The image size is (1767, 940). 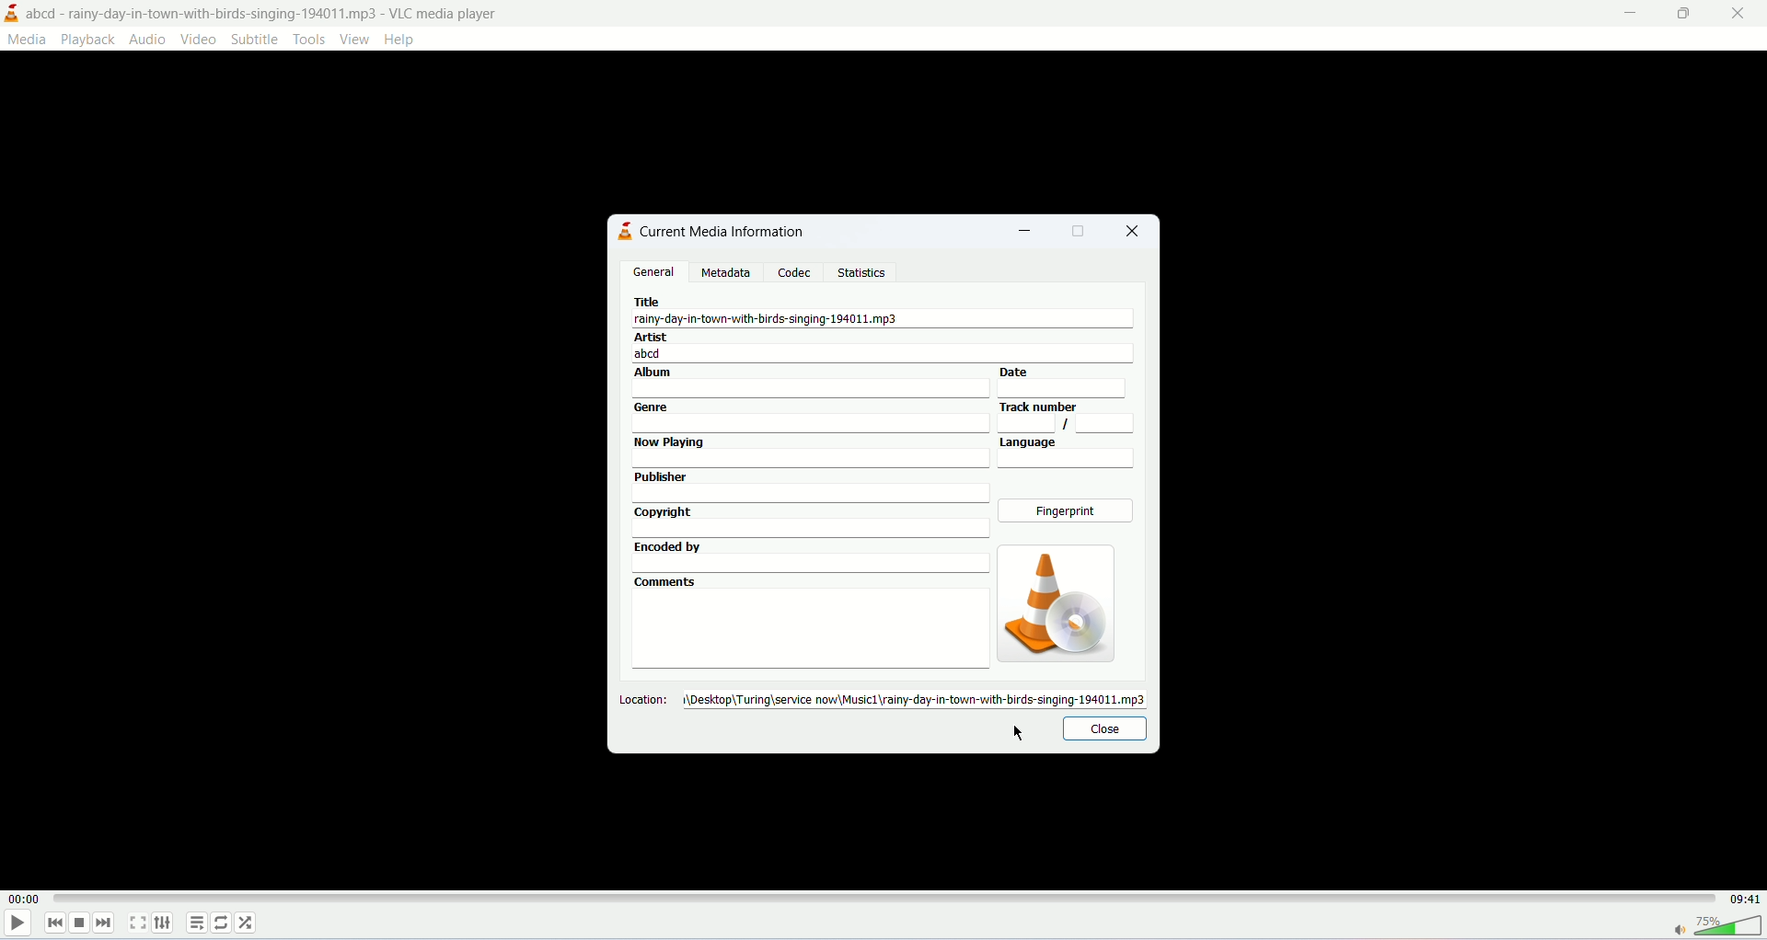 What do you see at coordinates (354, 39) in the screenshot?
I see `view` at bounding box center [354, 39].